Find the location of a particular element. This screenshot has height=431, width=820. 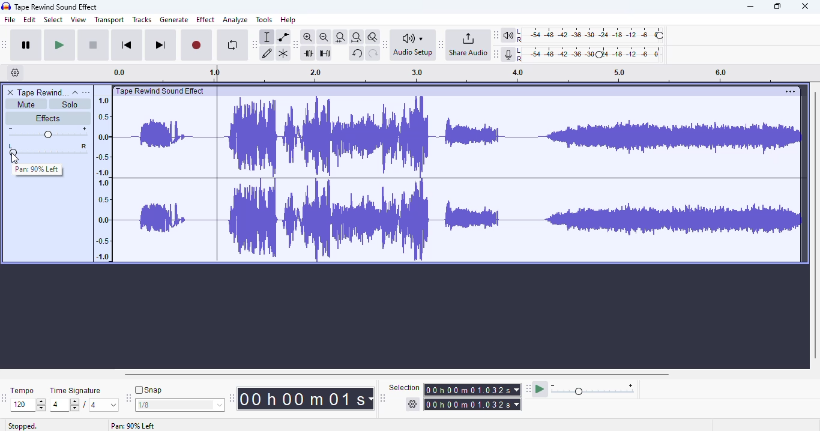

timeline is located at coordinates (102, 178).